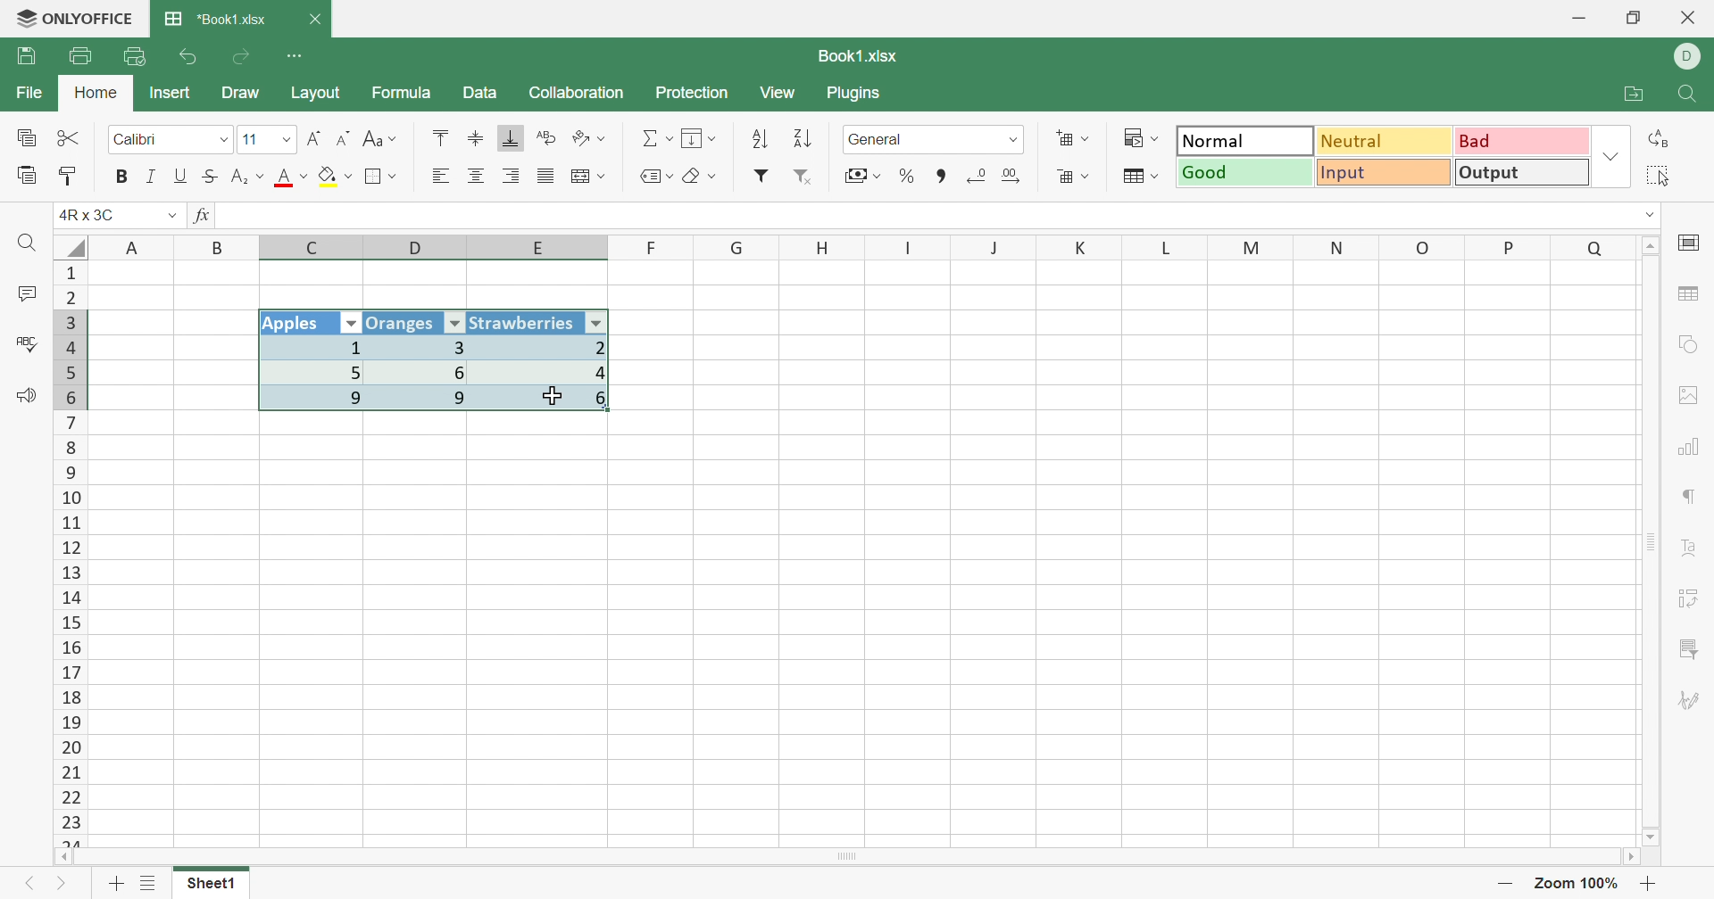  What do you see at coordinates (1082, 249) in the screenshot?
I see `K` at bounding box center [1082, 249].